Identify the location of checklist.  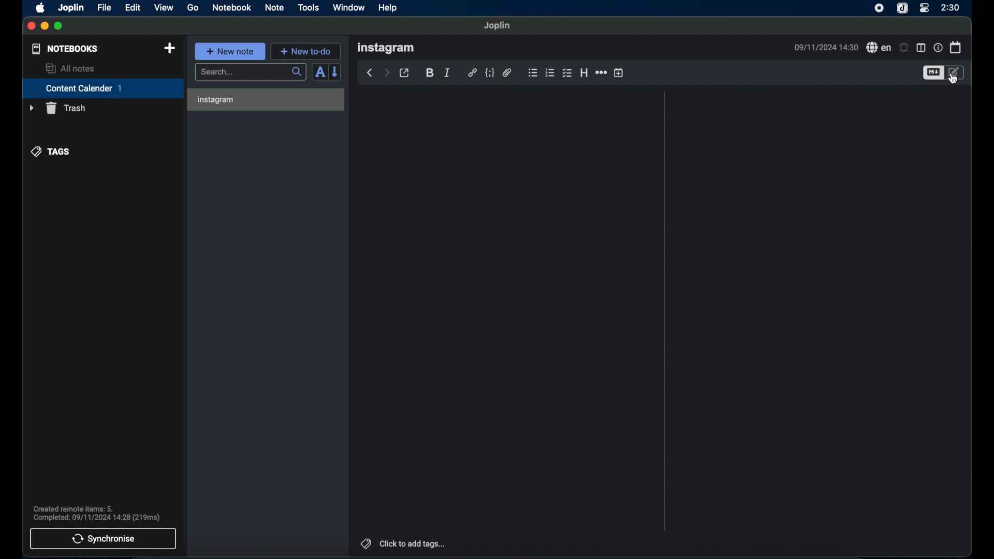
(567, 73).